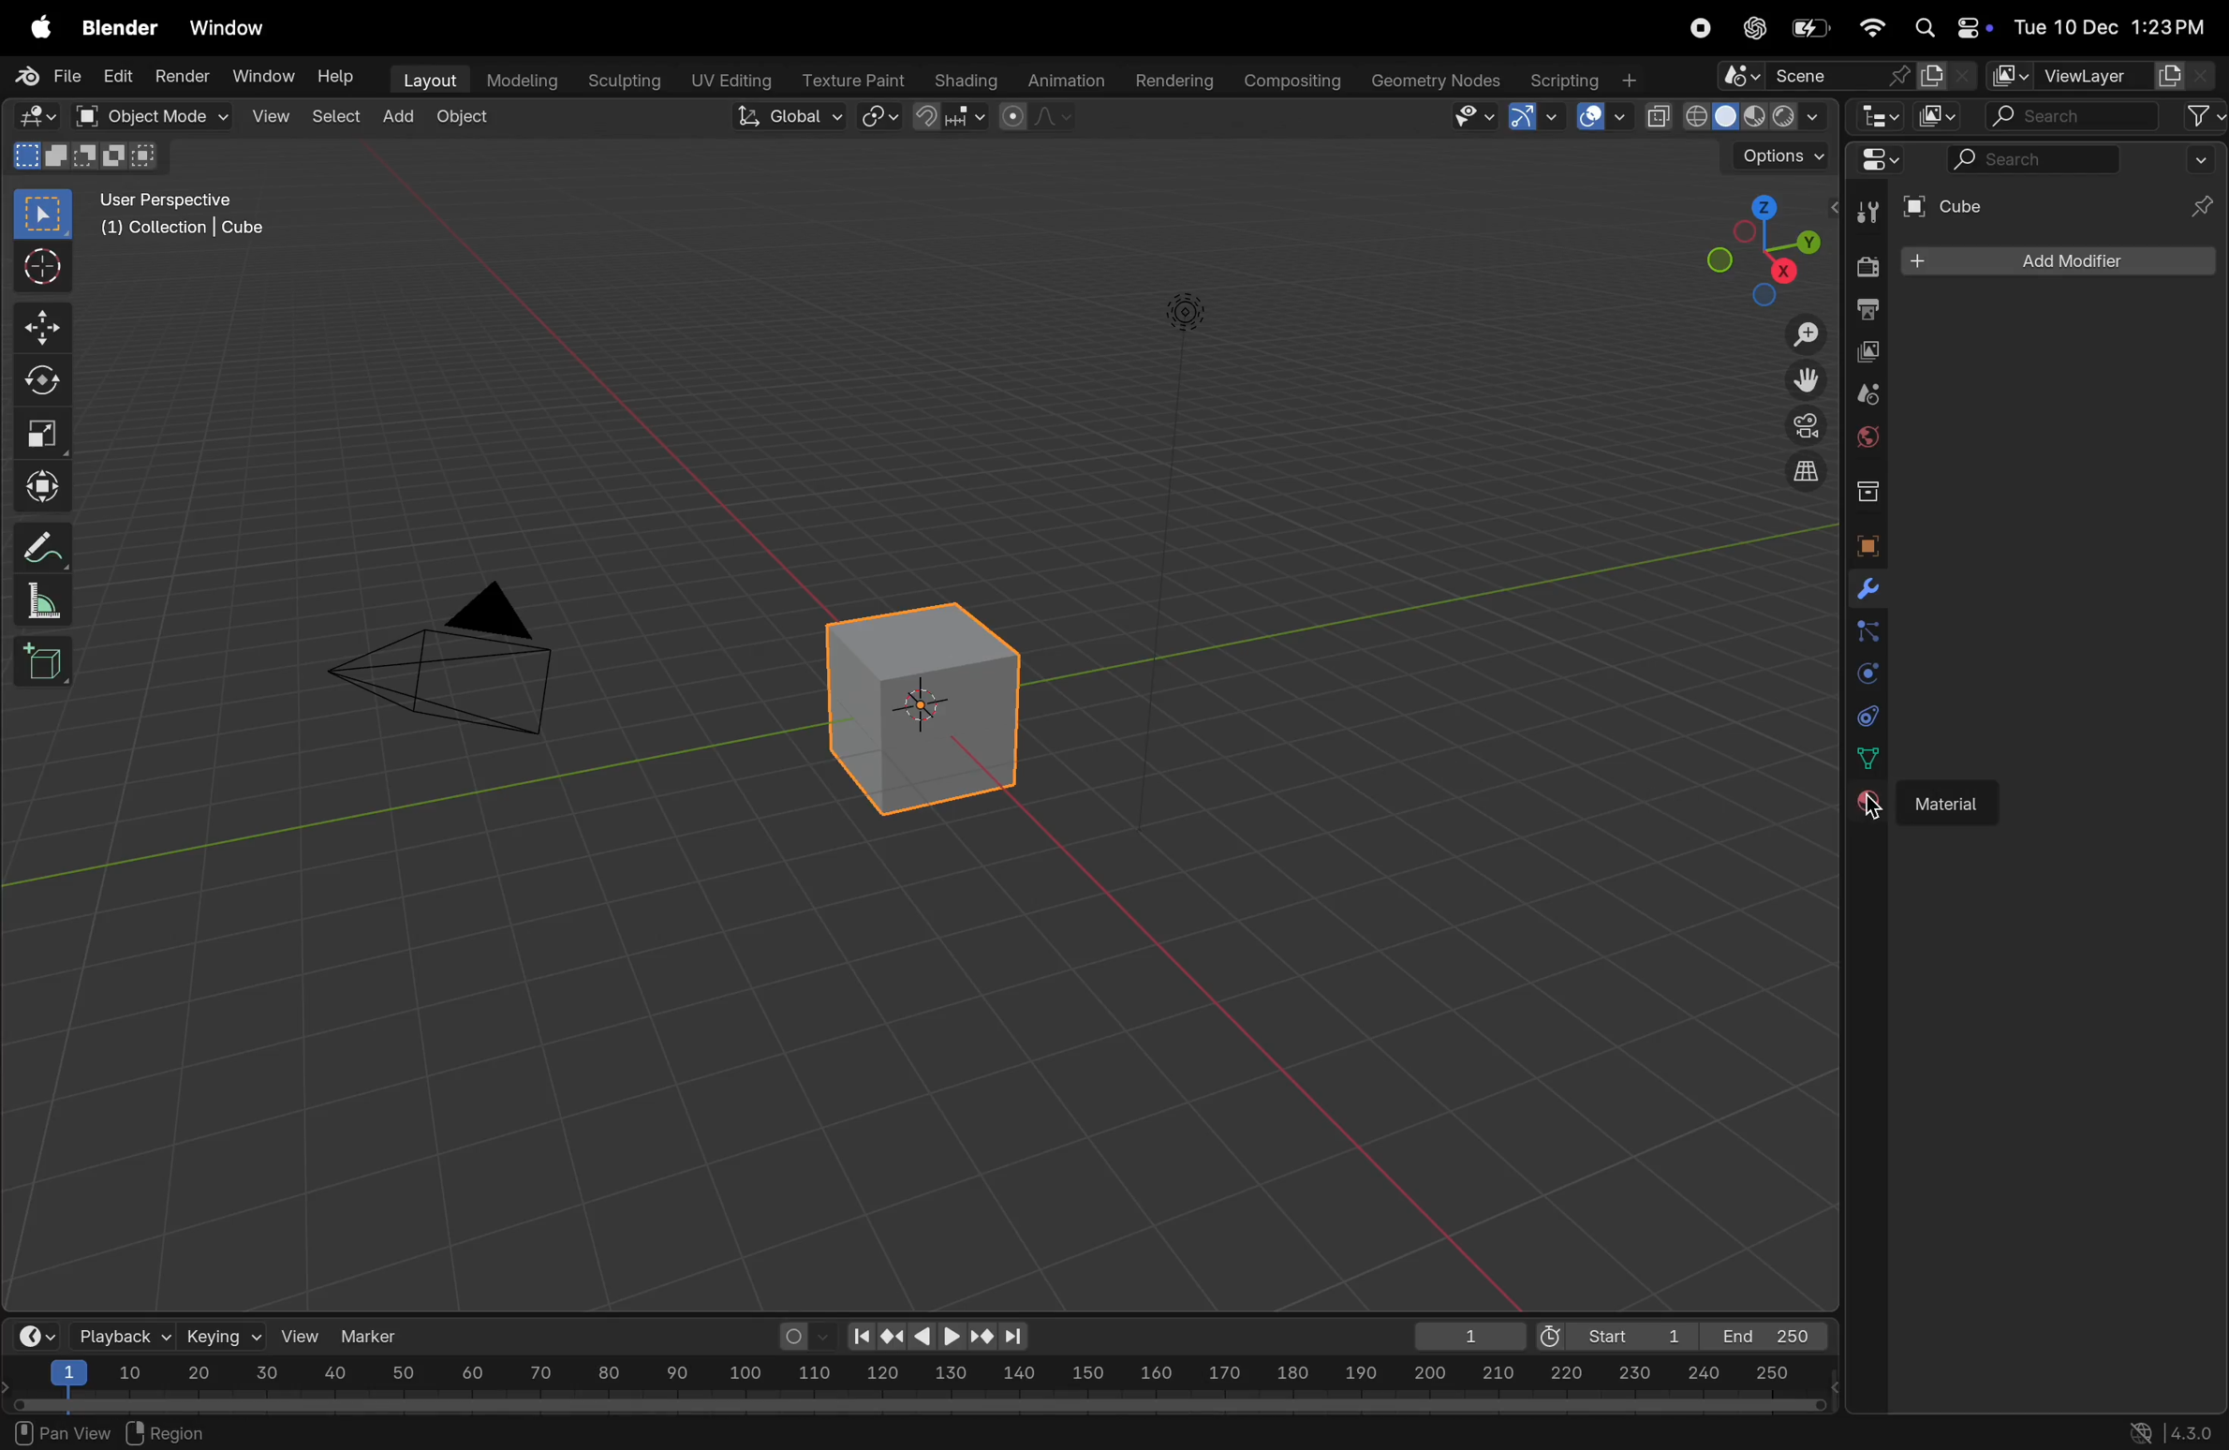 The height and width of the screenshot is (1450, 2229). Describe the element at coordinates (37, 600) in the screenshot. I see `scale` at that location.